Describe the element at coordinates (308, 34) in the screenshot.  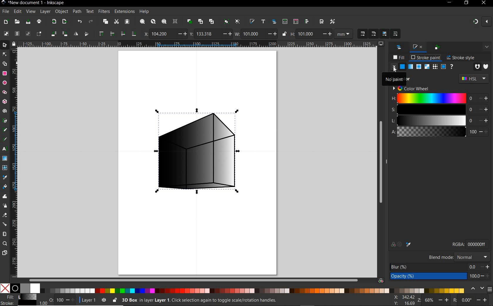
I see `101` at that location.